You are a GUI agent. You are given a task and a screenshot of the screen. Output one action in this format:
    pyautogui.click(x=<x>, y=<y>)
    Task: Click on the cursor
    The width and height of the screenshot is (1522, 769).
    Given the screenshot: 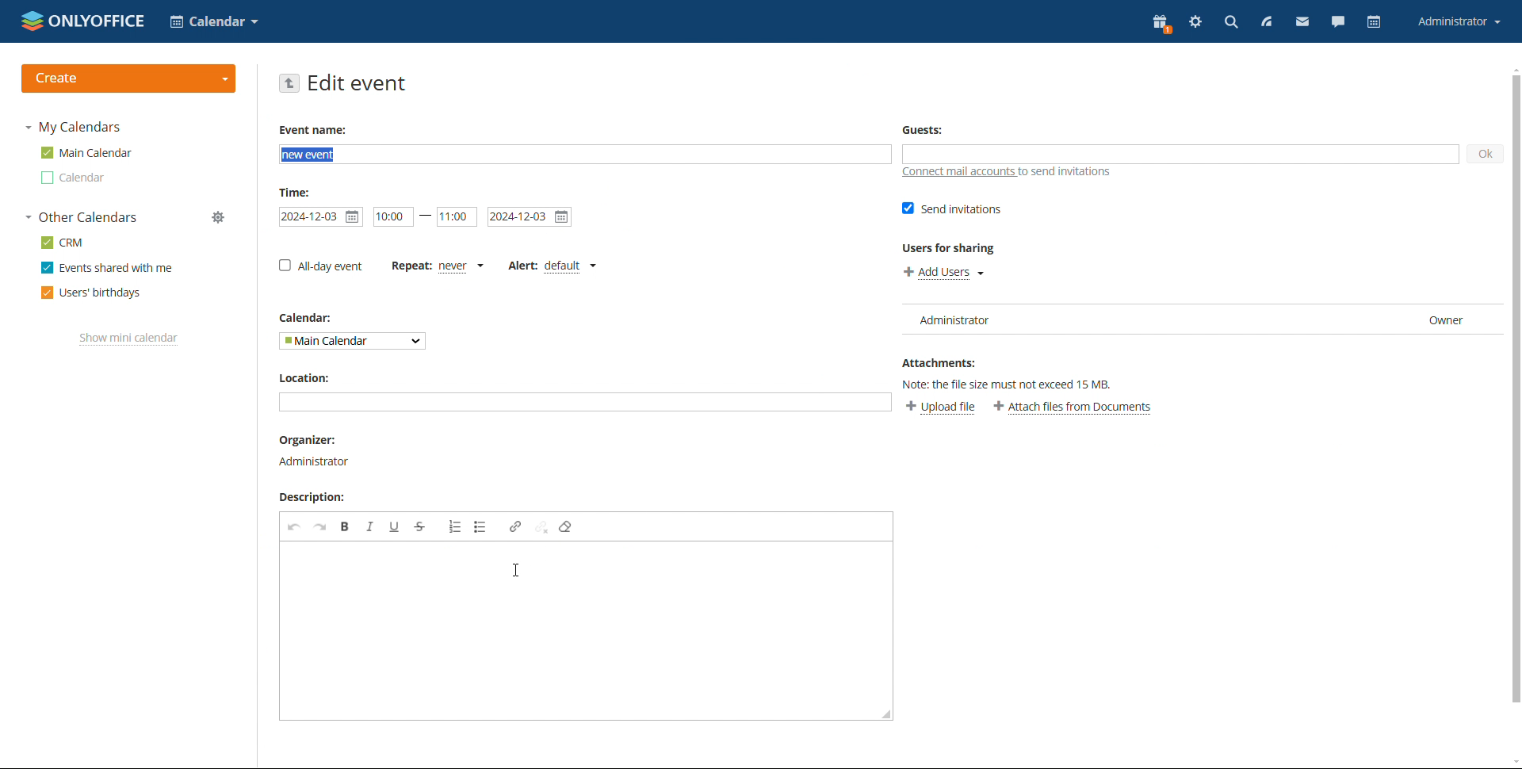 What is the action you would take?
    pyautogui.click(x=516, y=571)
    